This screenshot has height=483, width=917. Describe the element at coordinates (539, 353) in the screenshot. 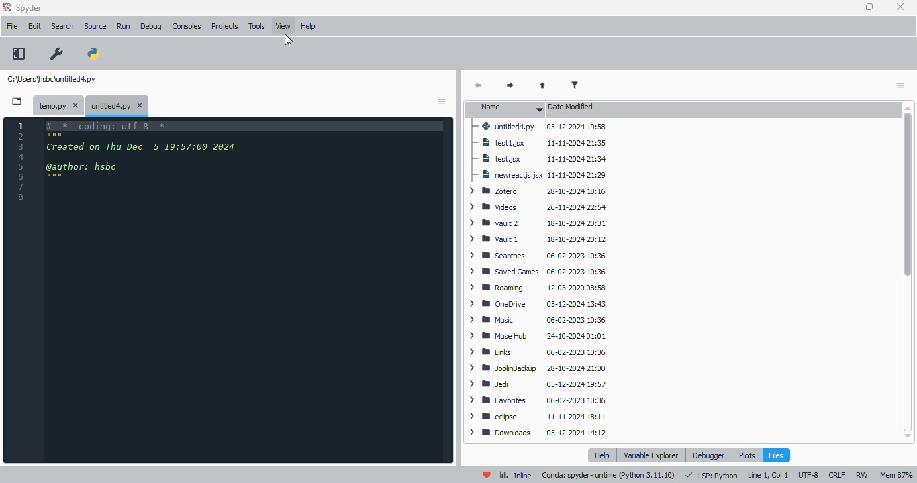

I see `Links` at that location.